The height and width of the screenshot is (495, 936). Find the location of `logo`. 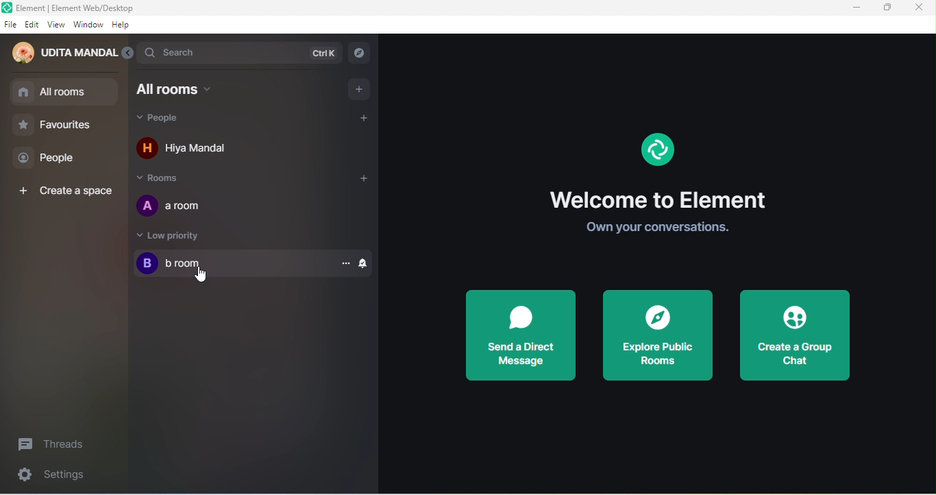

logo is located at coordinates (656, 151).